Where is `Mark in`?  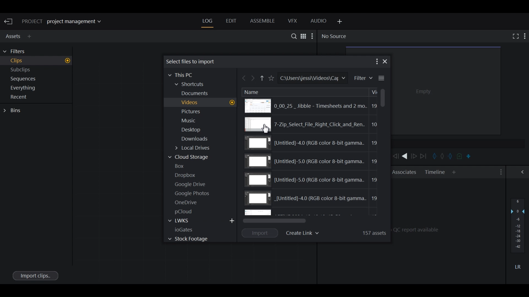
Mark in is located at coordinates (434, 156).